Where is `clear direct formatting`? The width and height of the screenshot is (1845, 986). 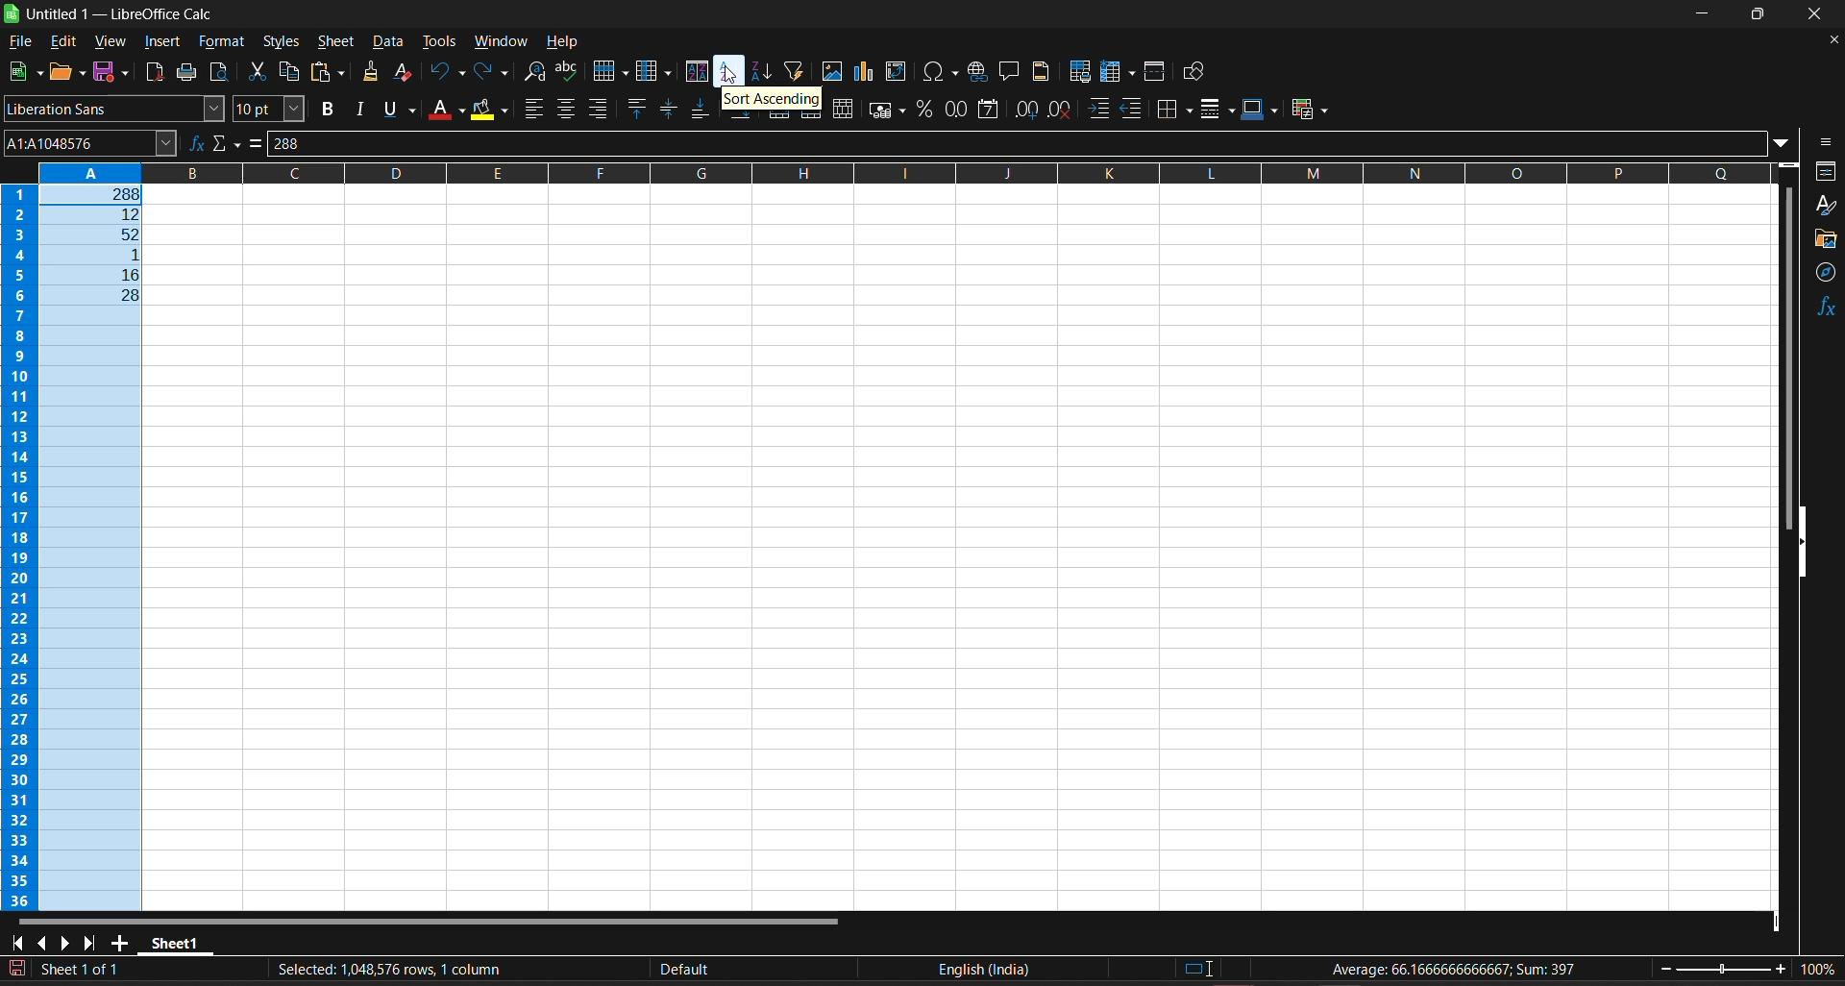
clear direct formatting is located at coordinates (409, 73).